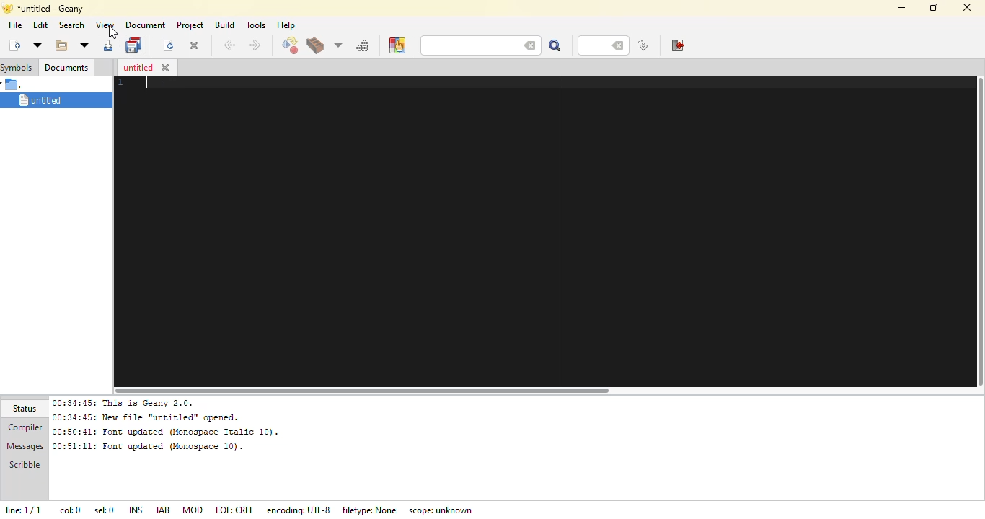 The image size is (985, 519). What do you see at coordinates (301, 510) in the screenshot?
I see `encoding: UTF- 8` at bounding box center [301, 510].